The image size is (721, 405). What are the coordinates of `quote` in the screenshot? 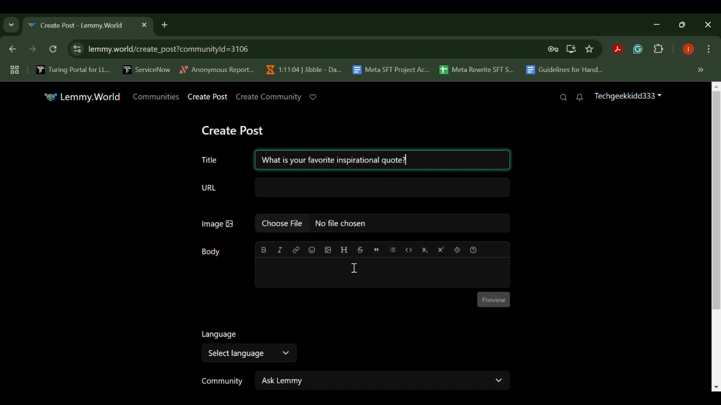 It's located at (376, 249).